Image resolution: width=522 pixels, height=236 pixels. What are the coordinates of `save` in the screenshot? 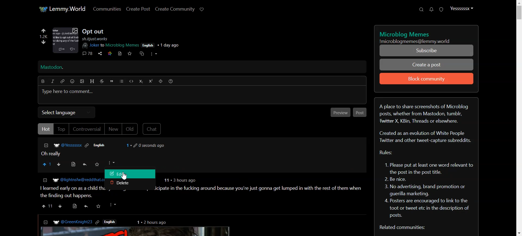 It's located at (99, 206).